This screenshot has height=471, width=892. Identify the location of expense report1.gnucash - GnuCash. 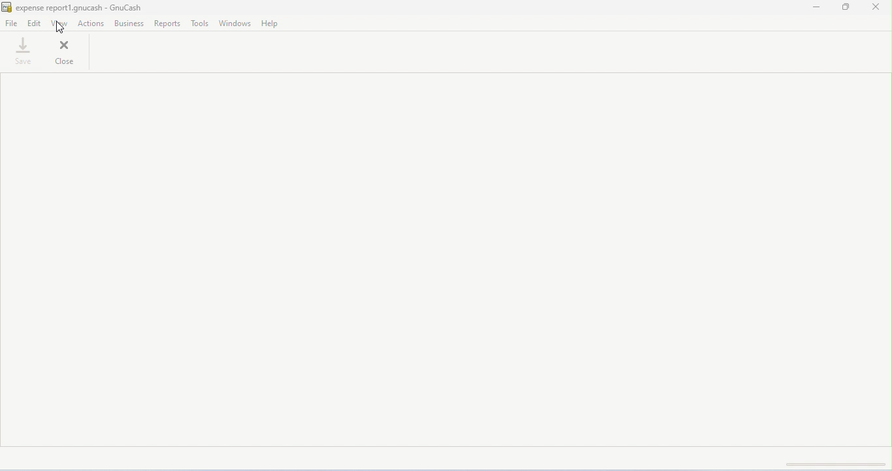
(82, 7).